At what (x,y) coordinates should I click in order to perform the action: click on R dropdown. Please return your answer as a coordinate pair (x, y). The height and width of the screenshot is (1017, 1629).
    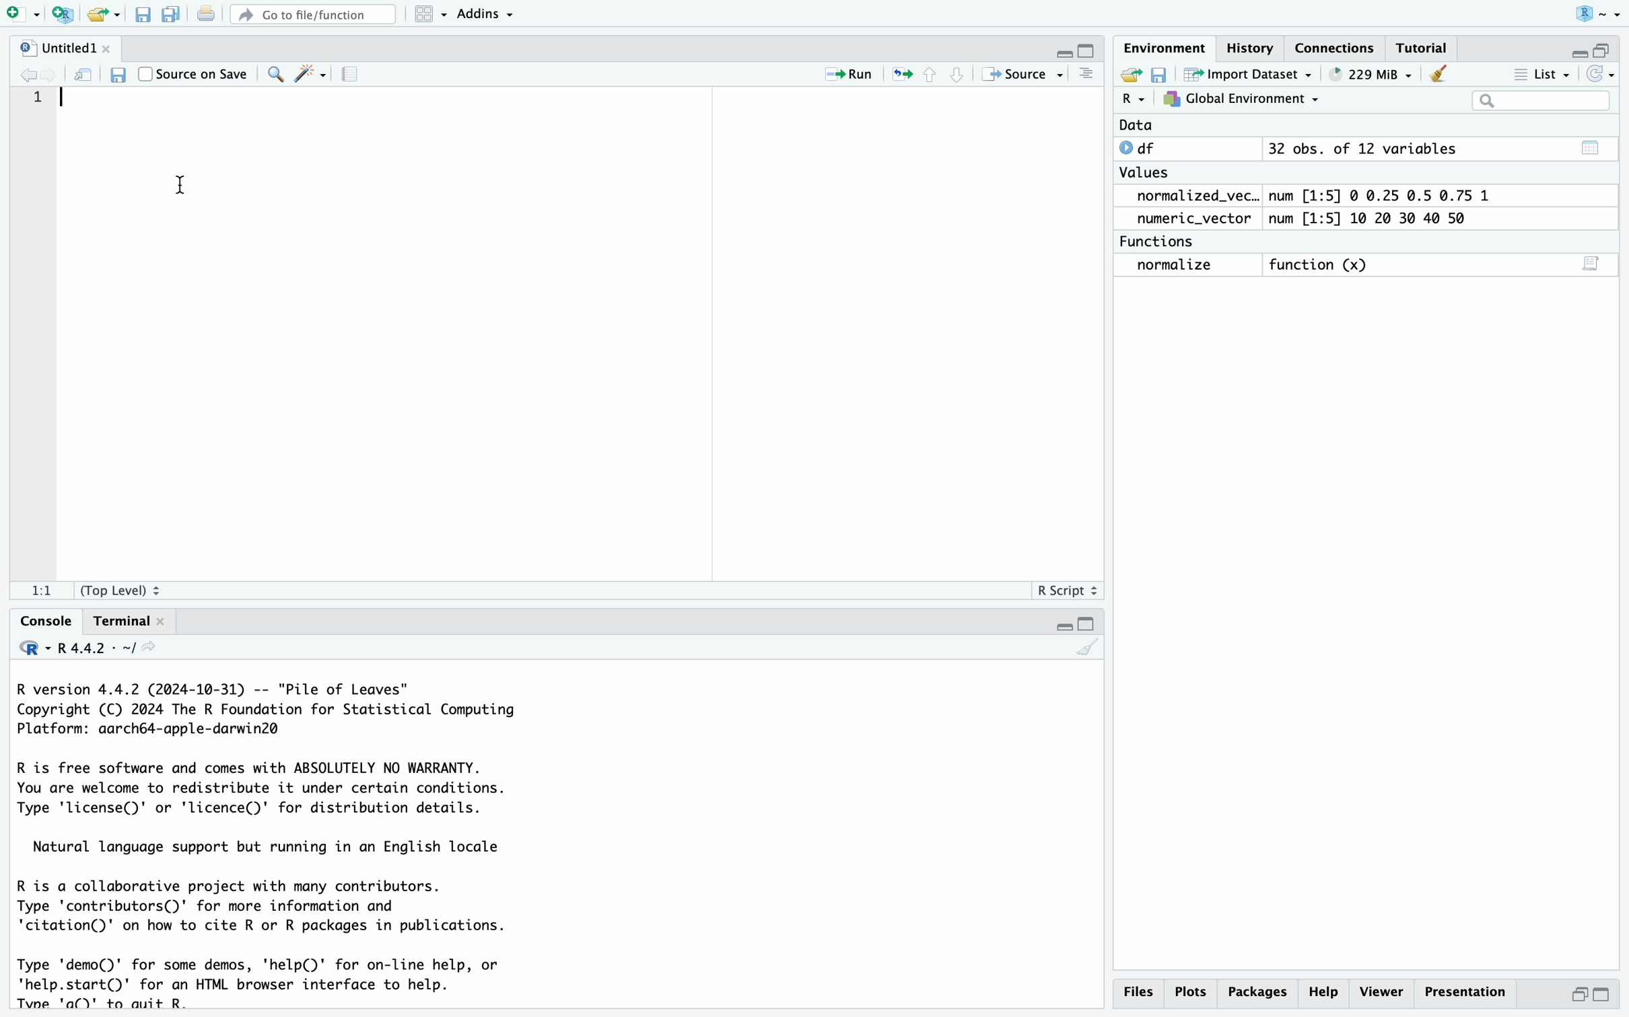
    Looking at the image, I should click on (1603, 13).